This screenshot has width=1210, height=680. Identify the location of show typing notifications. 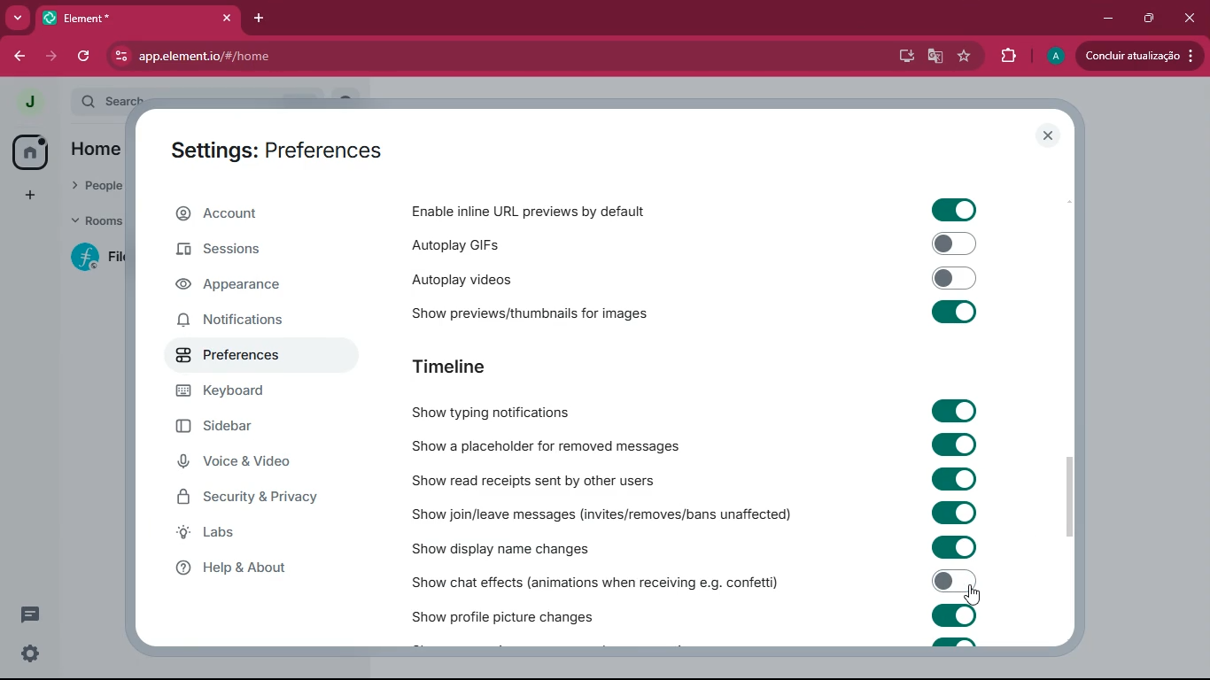
(505, 412).